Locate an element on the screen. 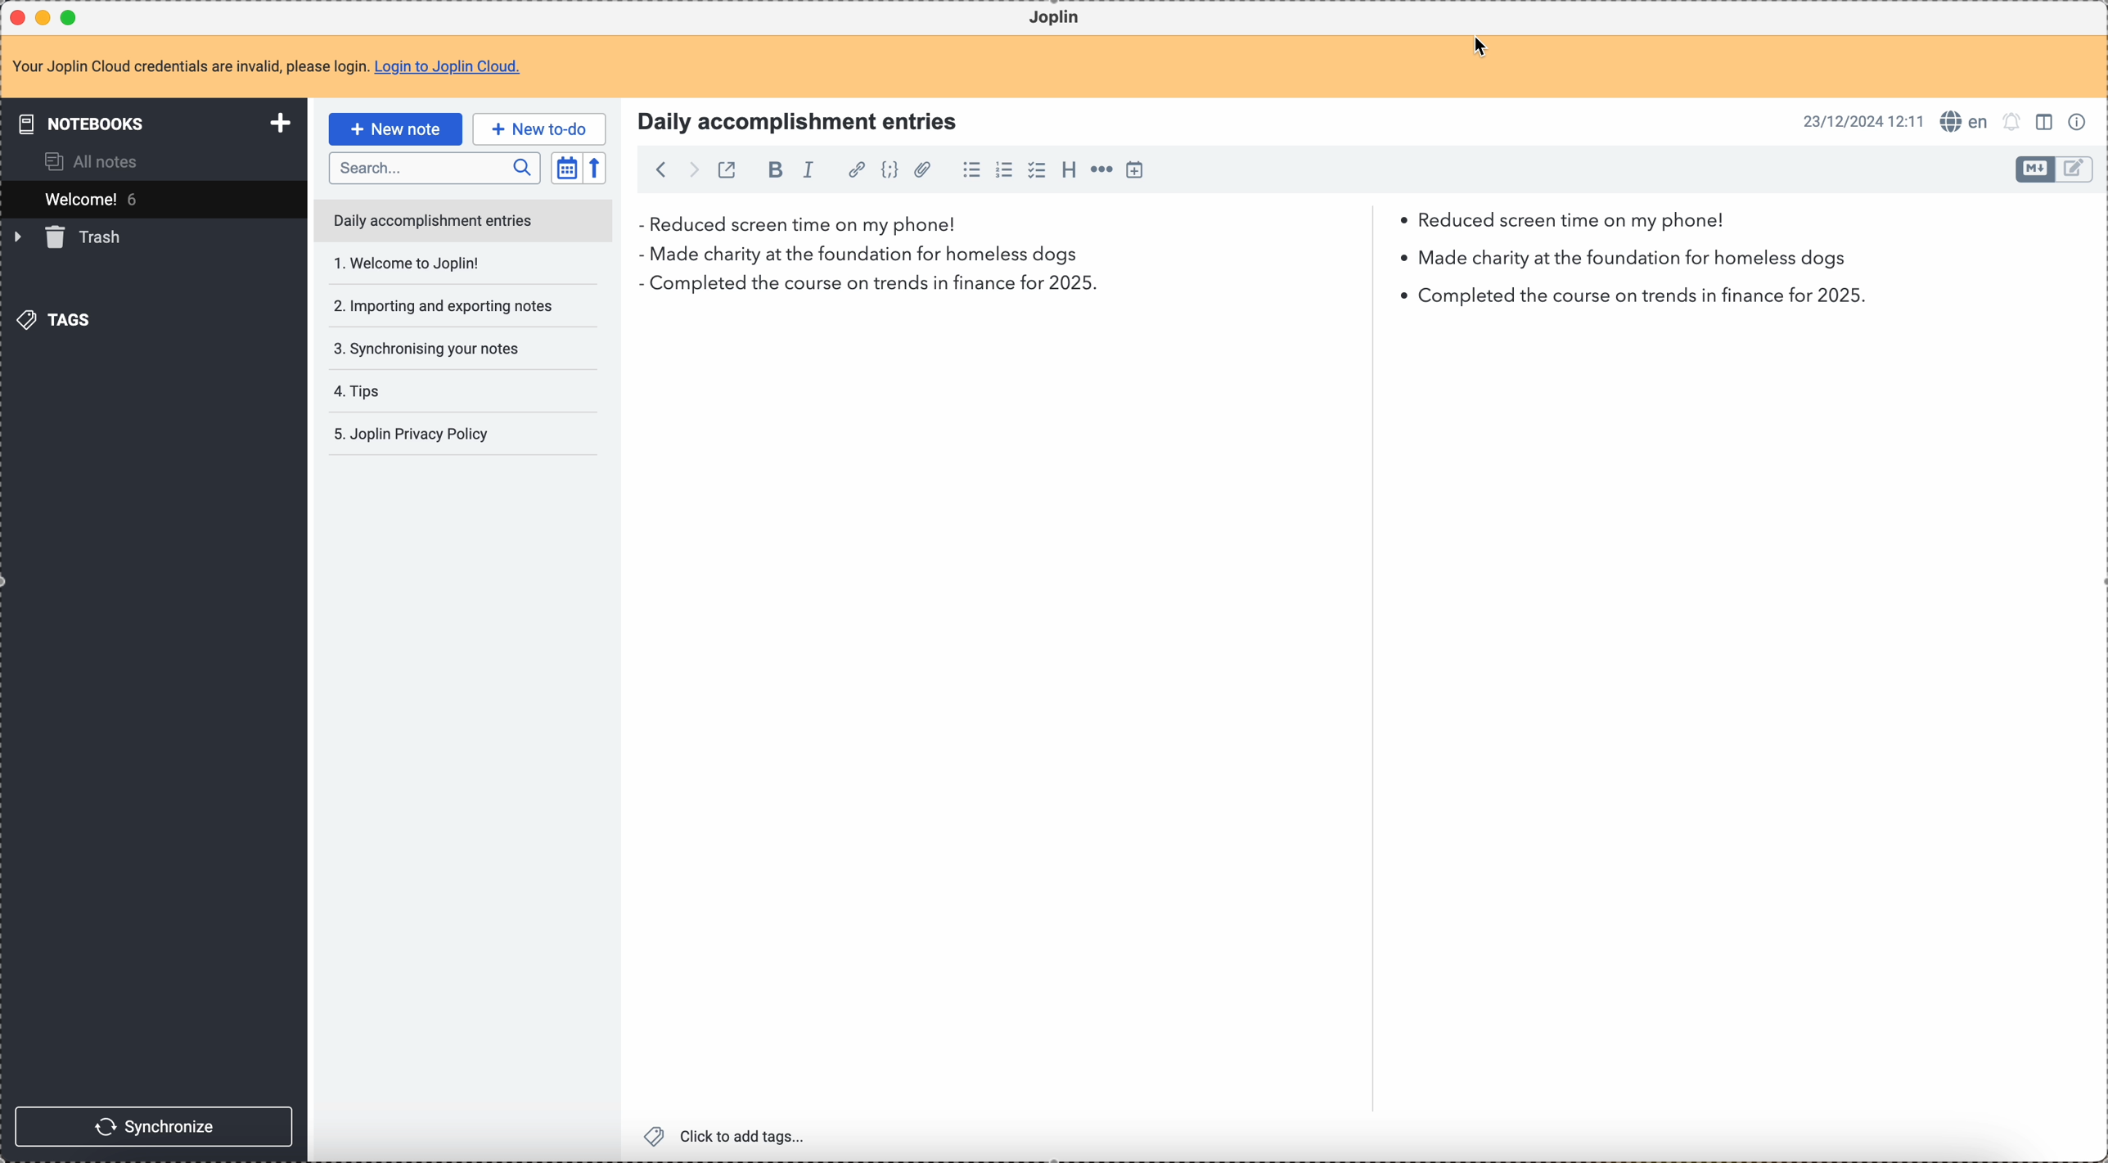  close Joplin is located at coordinates (20, 17).